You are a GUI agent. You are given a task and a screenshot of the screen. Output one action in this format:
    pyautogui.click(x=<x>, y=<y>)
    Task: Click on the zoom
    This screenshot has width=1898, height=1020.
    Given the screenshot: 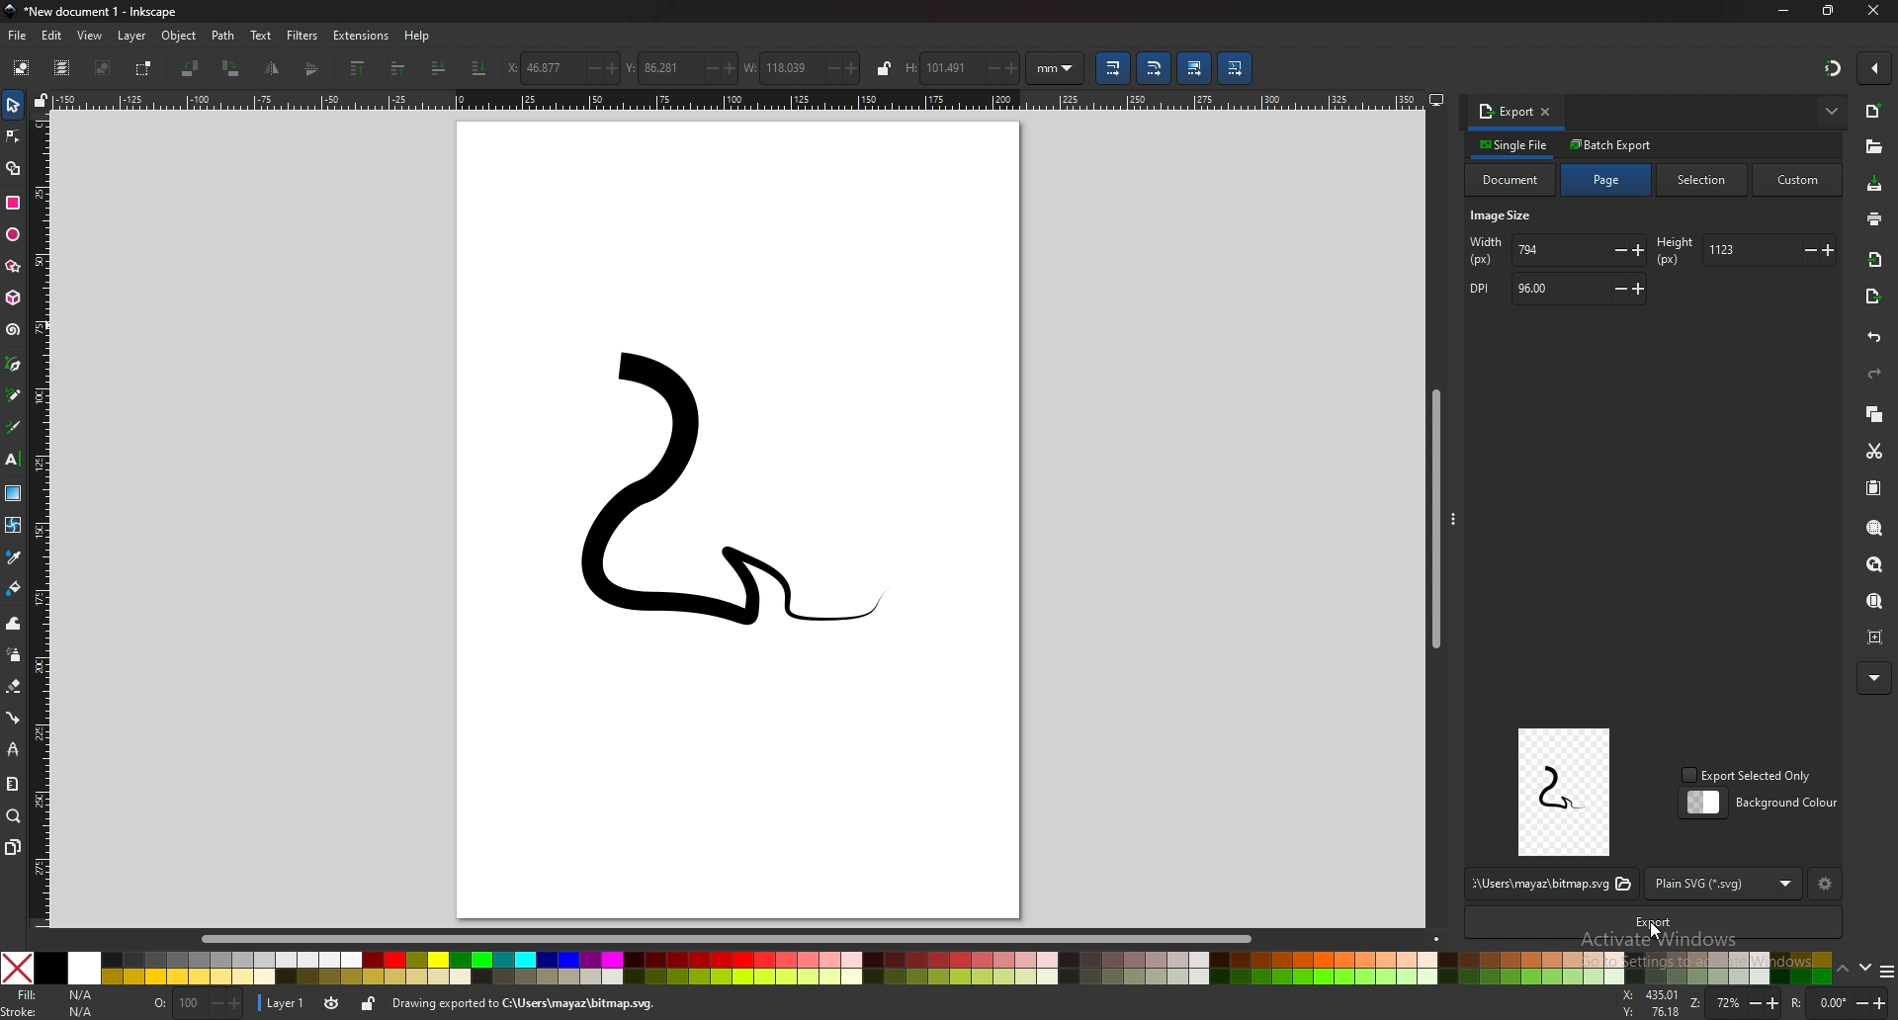 What is the action you would take?
    pyautogui.click(x=14, y=817)
    